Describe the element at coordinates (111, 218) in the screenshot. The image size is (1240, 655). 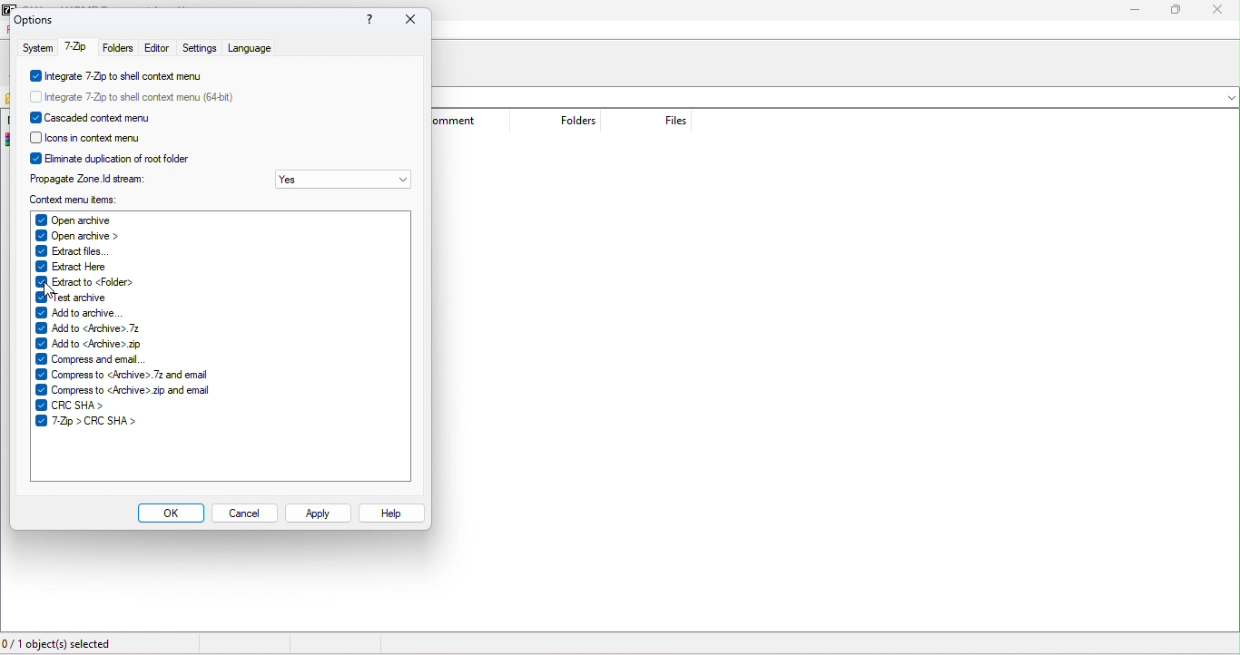
I see `open archive` at that location.